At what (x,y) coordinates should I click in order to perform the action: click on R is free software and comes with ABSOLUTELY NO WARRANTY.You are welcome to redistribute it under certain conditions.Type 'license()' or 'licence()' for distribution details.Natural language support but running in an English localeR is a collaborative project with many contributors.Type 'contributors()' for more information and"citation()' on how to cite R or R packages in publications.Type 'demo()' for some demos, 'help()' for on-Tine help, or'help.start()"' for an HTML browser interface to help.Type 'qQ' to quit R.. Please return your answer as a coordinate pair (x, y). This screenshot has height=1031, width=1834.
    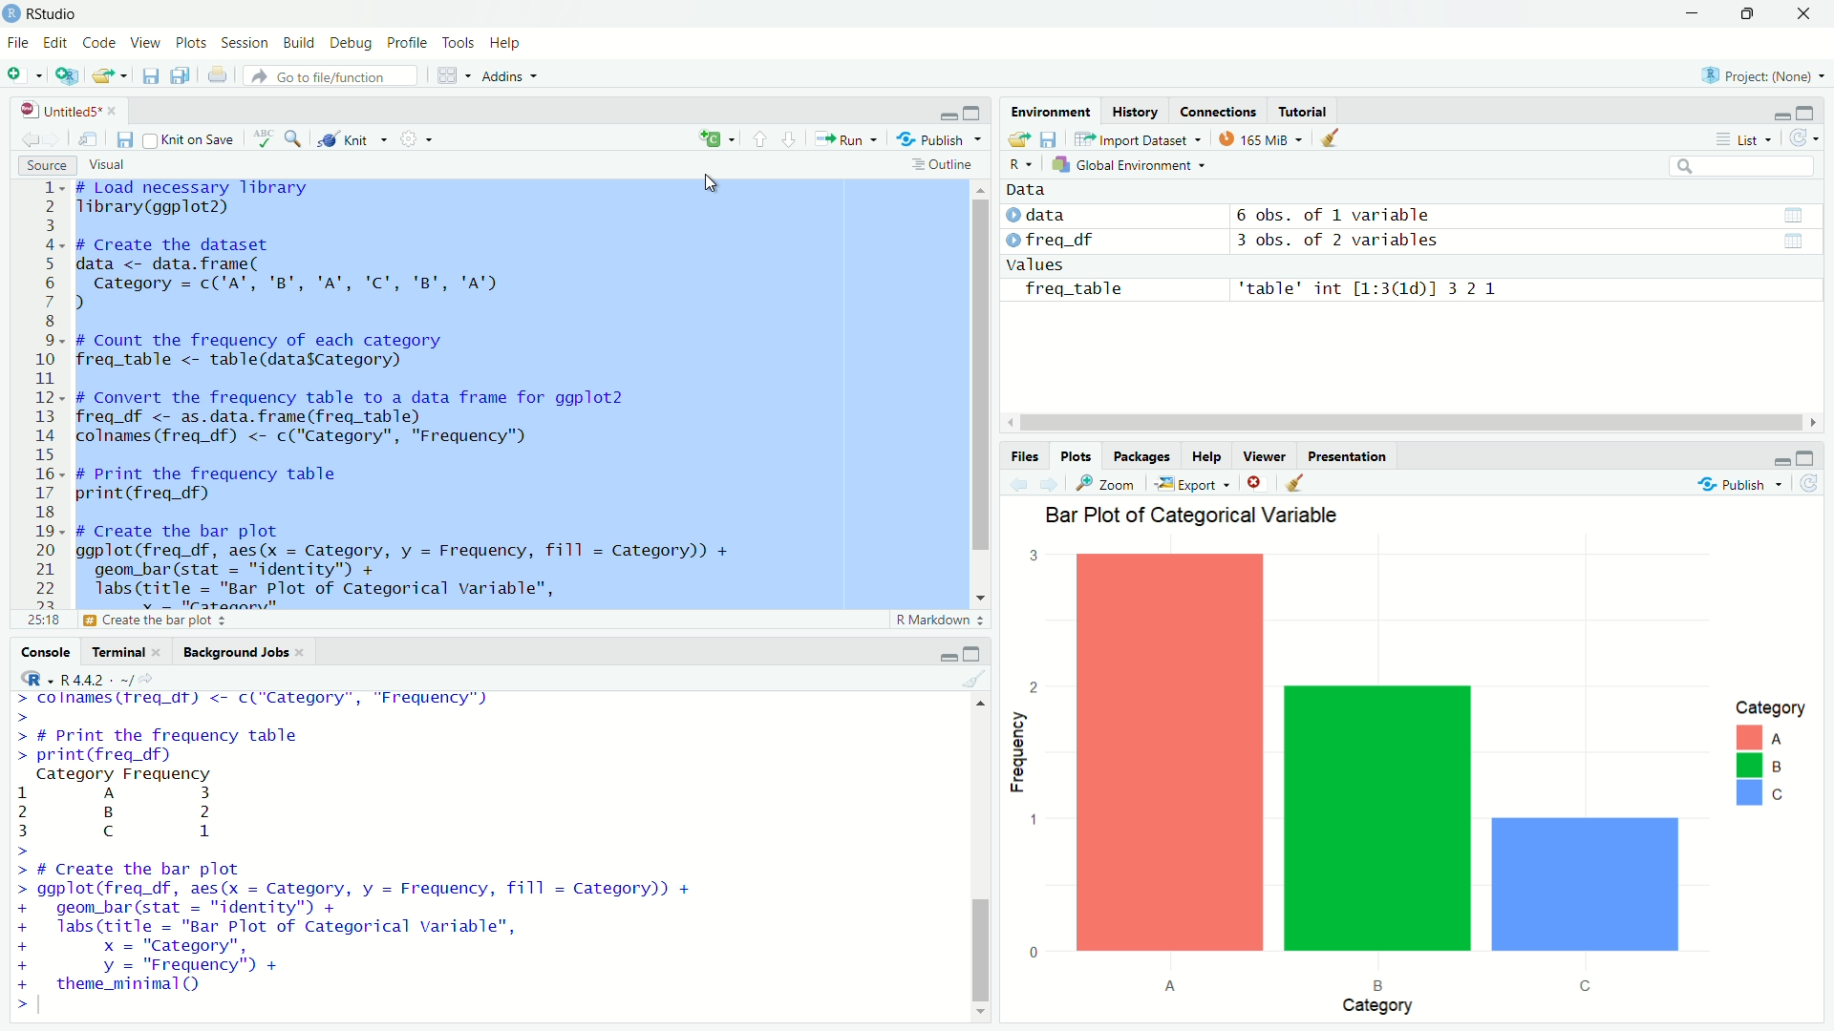
    Looking at the image, I should click on (335, 852).